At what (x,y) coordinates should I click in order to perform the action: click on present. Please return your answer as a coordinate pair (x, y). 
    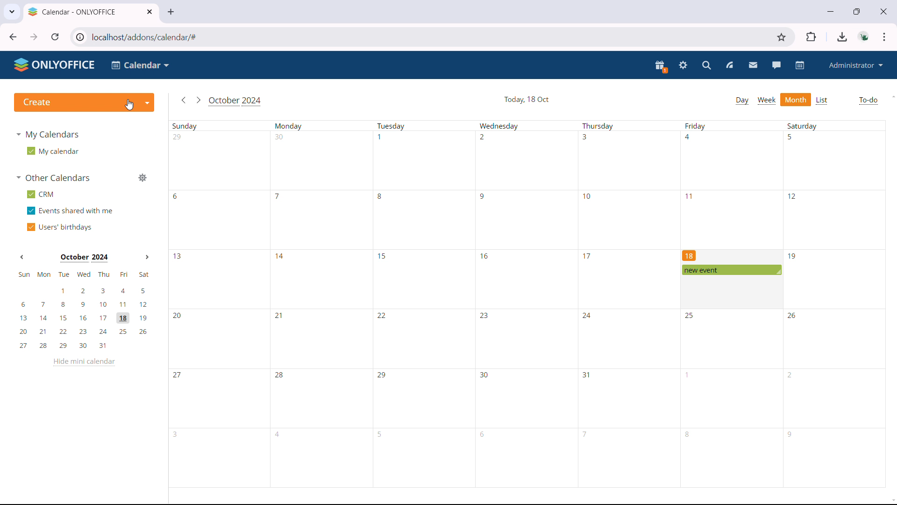
    Looking at the image, I should click on (661, 66).